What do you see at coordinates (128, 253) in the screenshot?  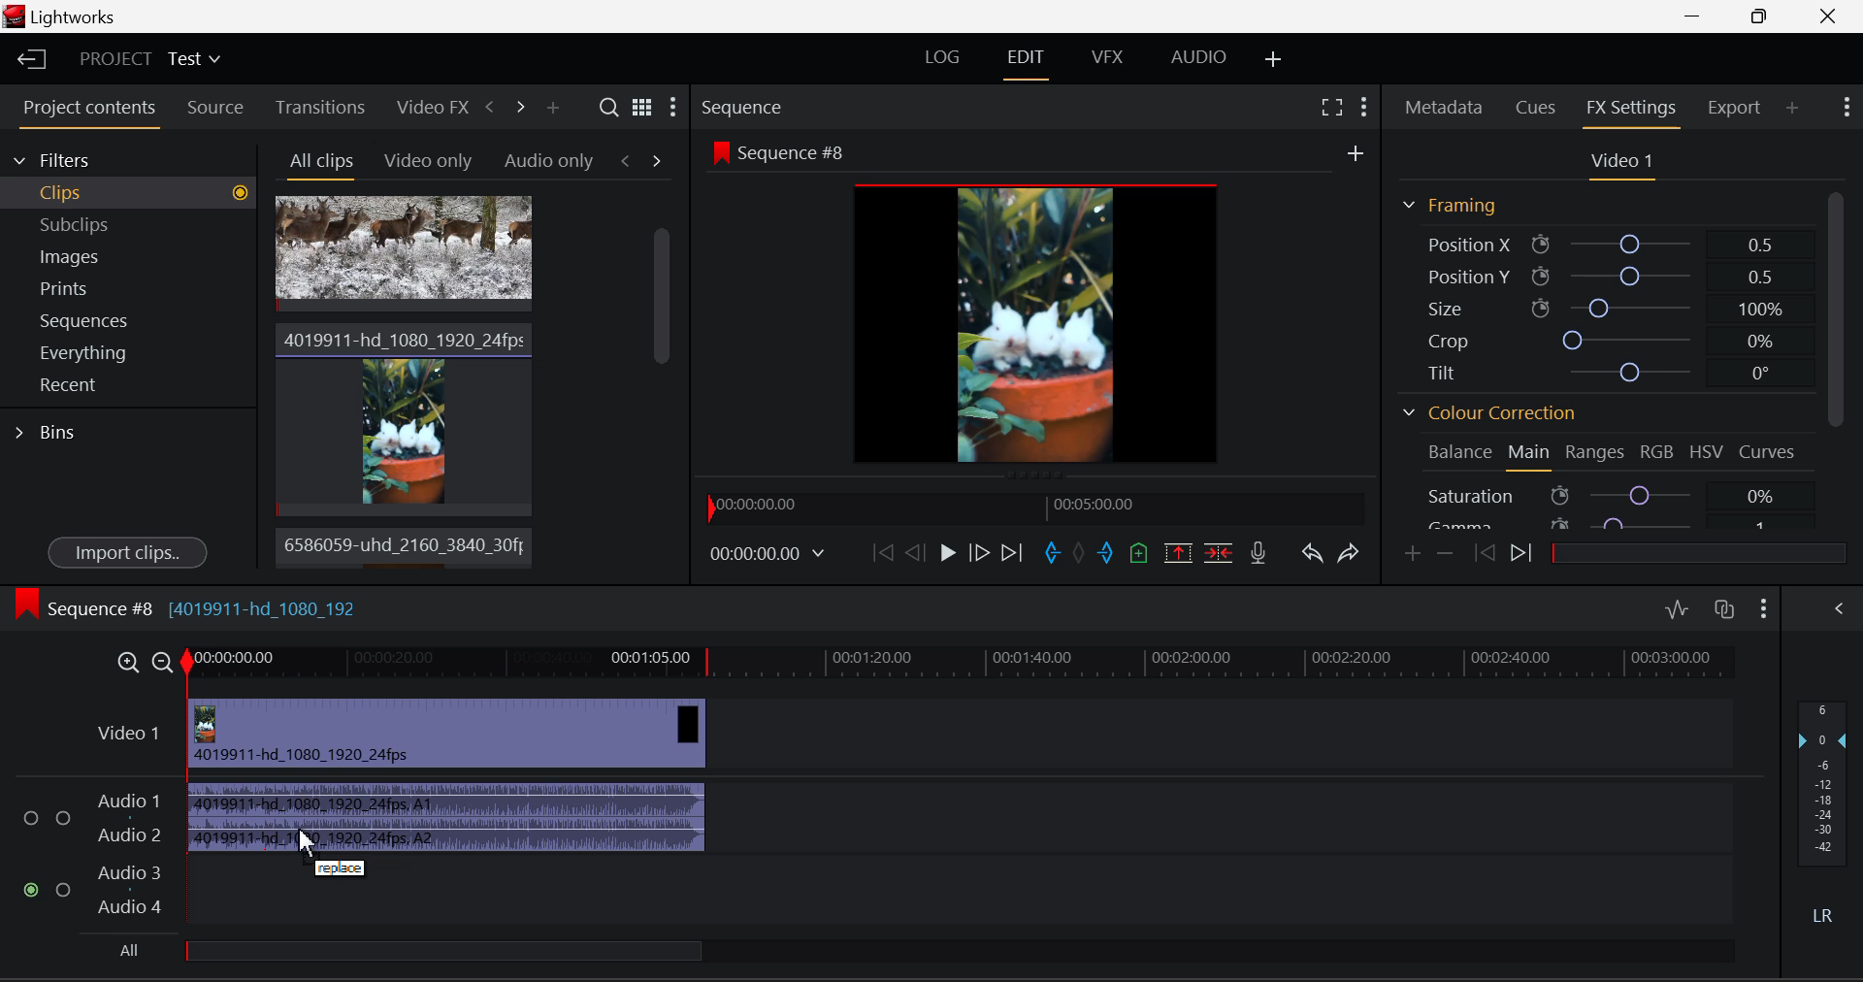 I see `Images` at bounding box center [128, 253].